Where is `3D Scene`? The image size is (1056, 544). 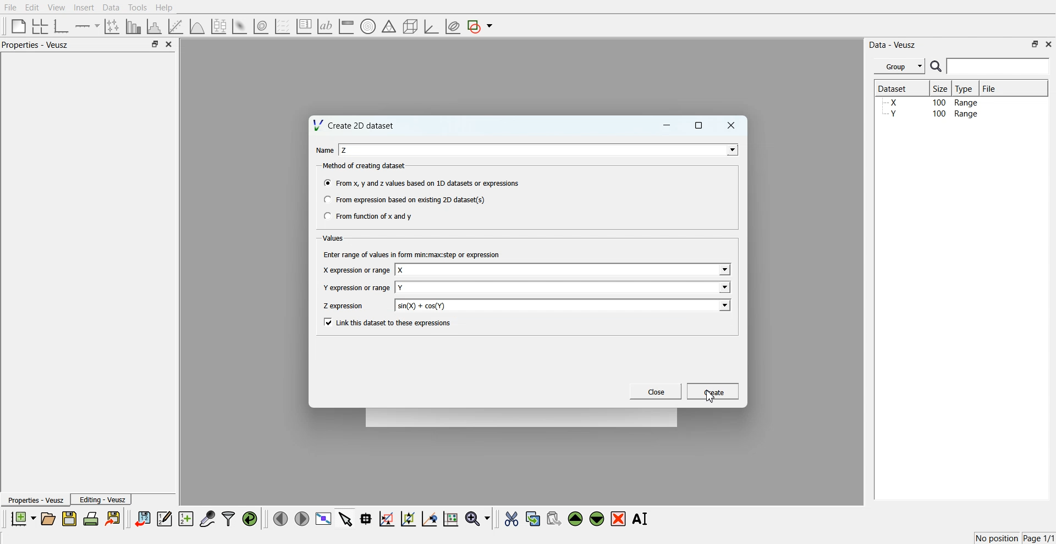
3D Scene is located at coordinates (411, 27).